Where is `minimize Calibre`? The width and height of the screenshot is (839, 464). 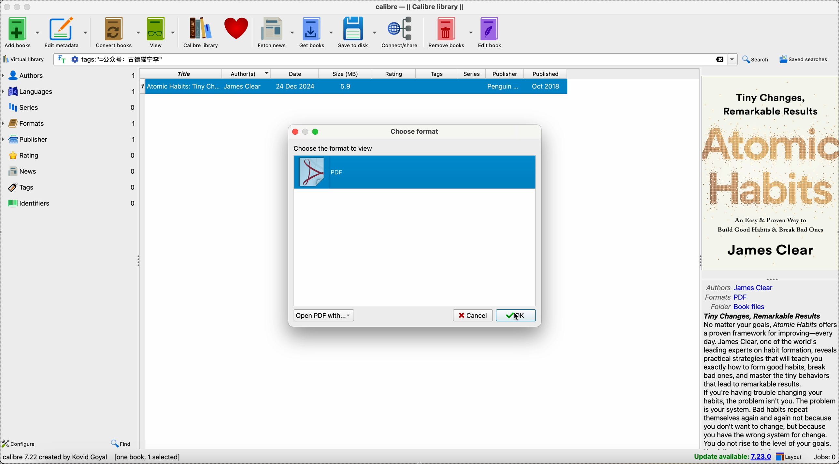 minimize Calibre is located at coordinates (16, 7).